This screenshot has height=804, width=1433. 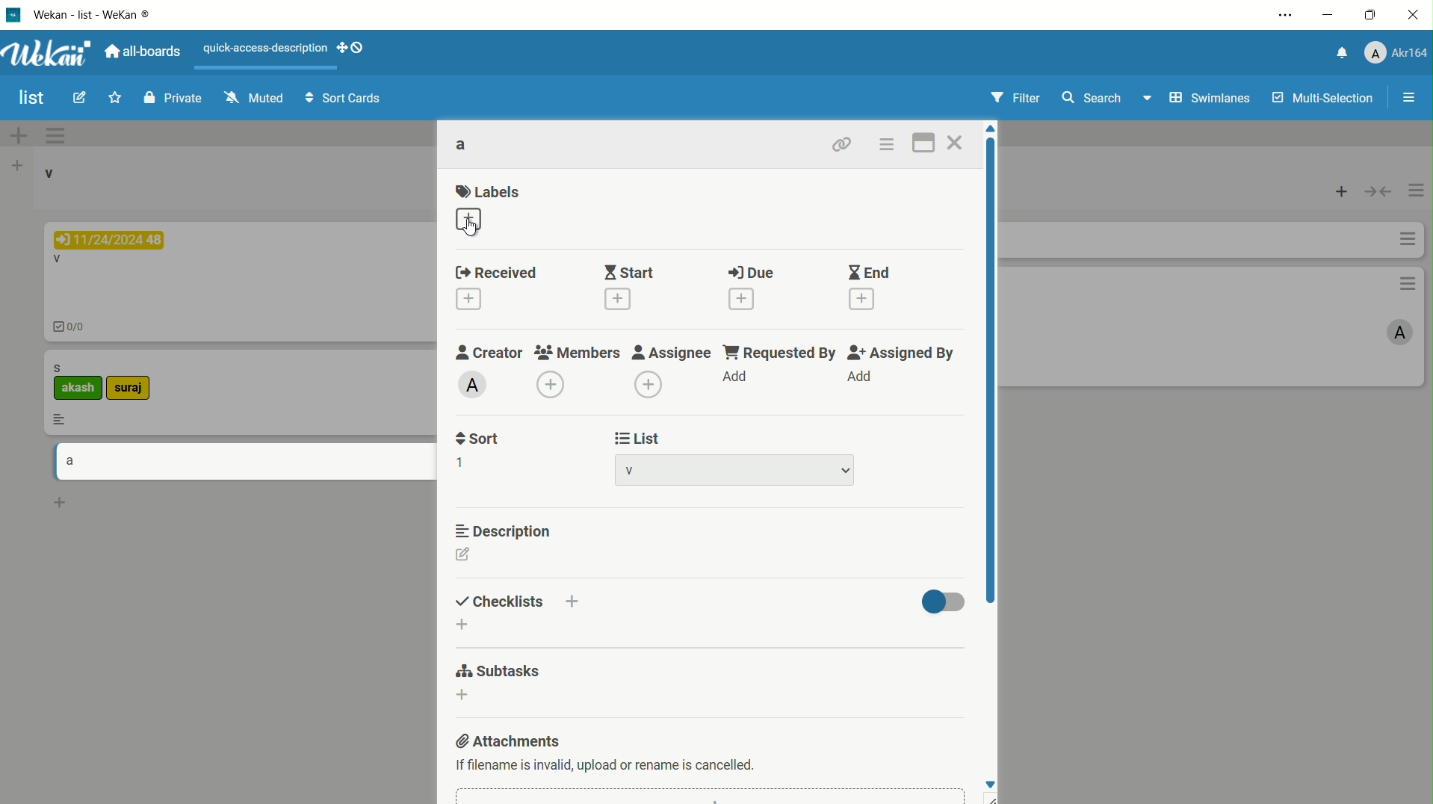 I want to click on toggle button, so click(x=944, y=602).